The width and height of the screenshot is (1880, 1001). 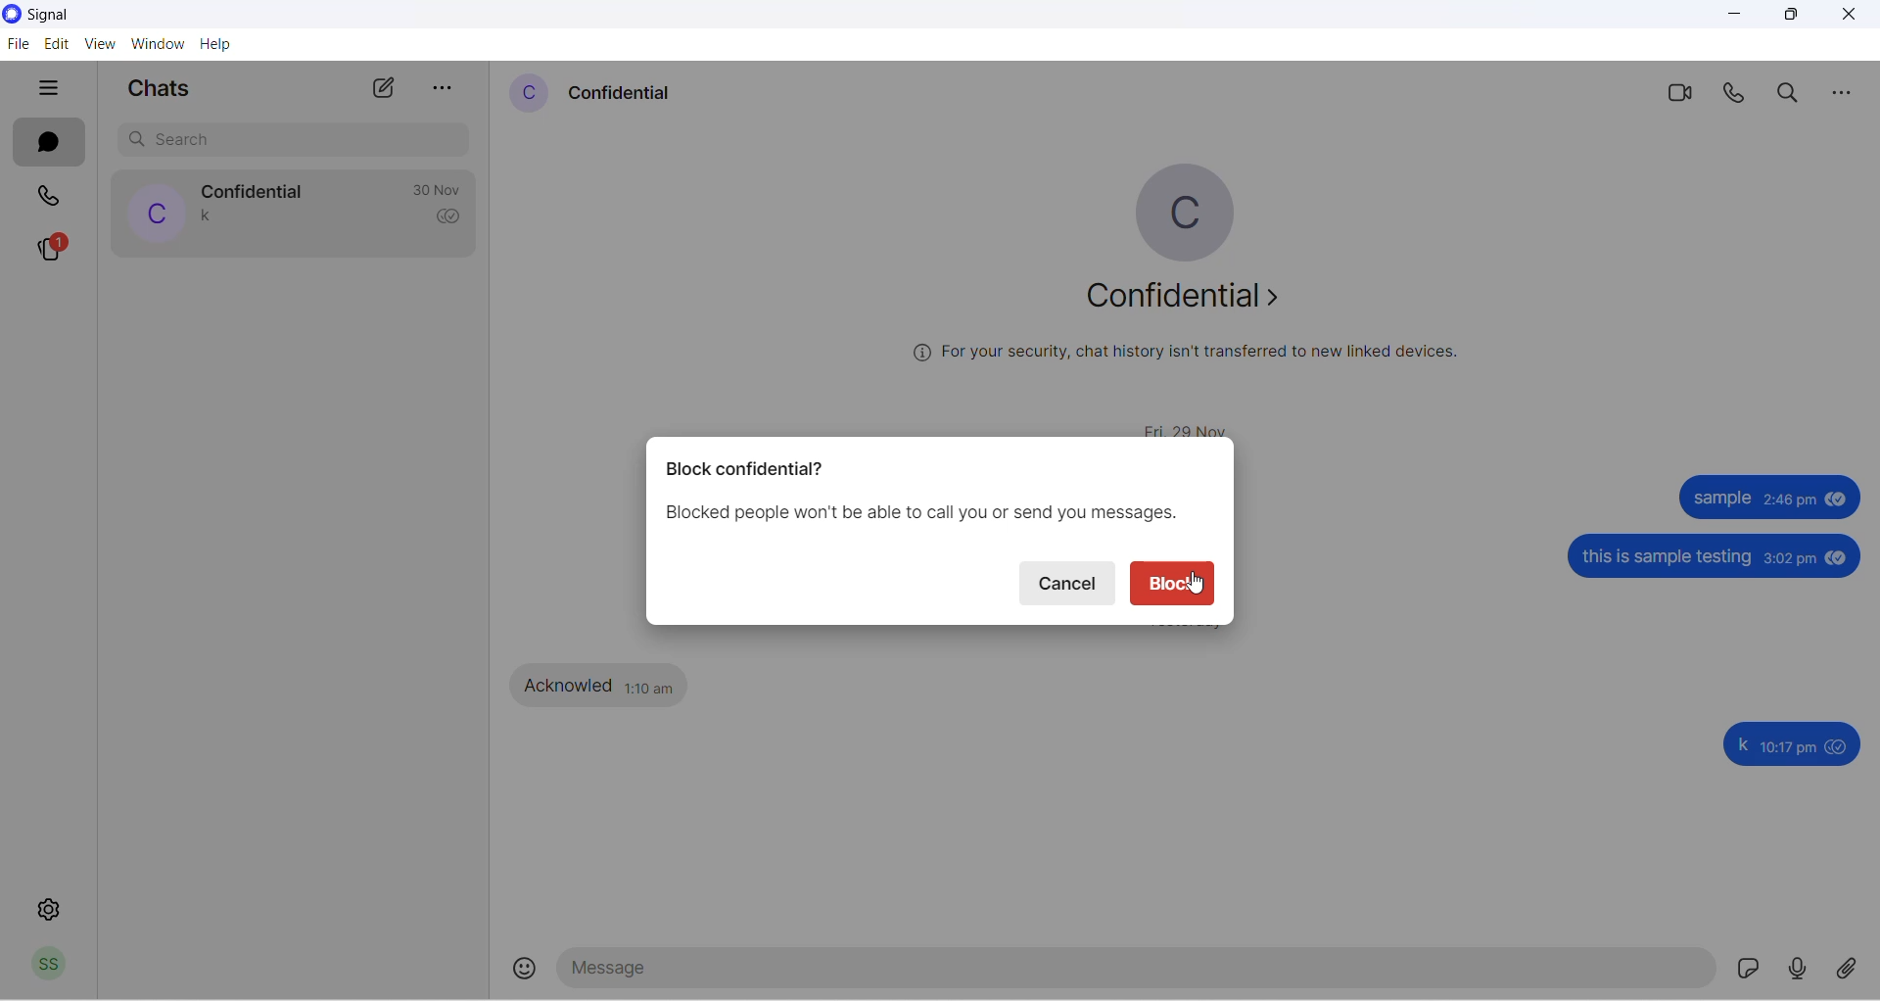 What do you see at coordinates (1854, 972) in the screenshot?
I see `share attachment` at bounding box center [1854, 972].